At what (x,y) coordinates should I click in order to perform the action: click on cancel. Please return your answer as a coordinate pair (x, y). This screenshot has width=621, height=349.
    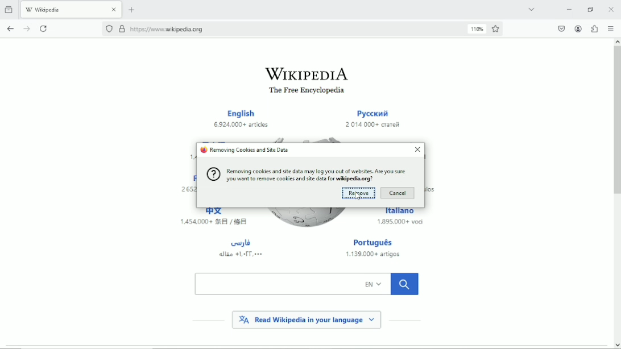
    Looking at the image, I should click on (399, 193).